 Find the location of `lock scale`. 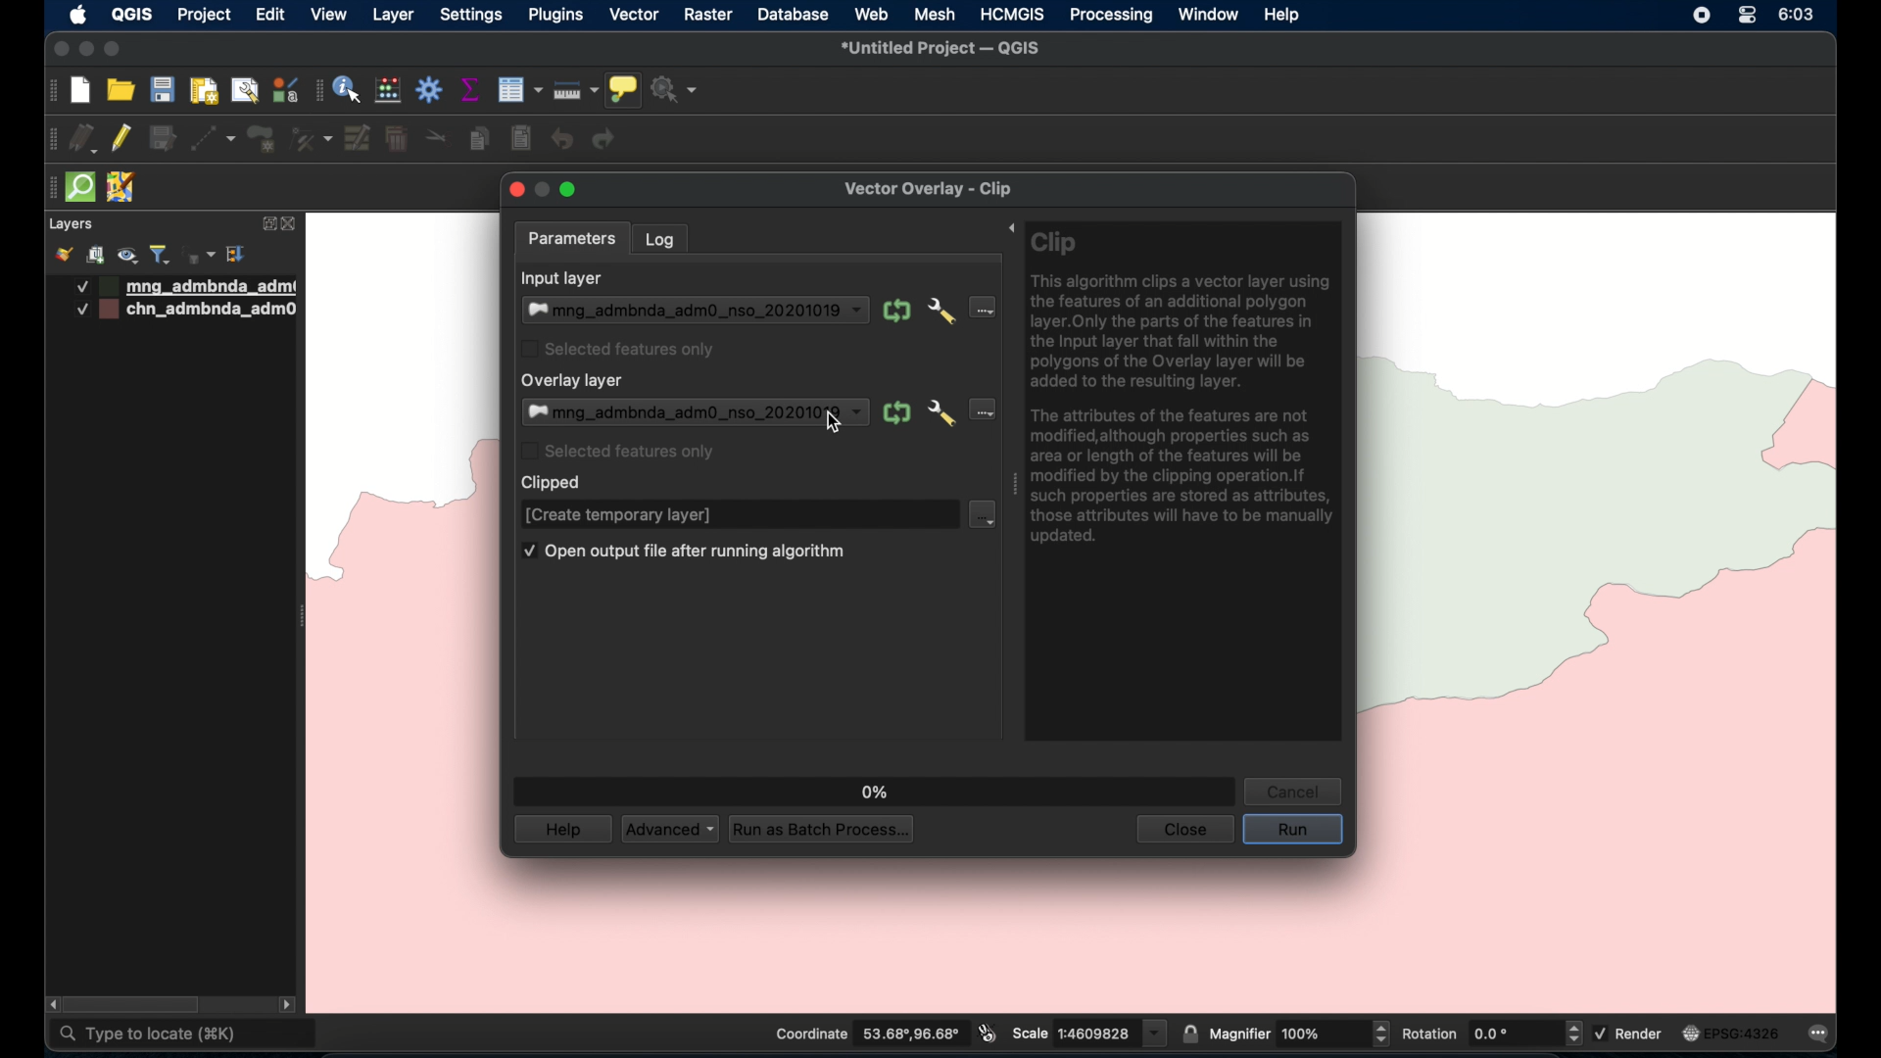

lock scale is located at coordinates (1189, 1032).